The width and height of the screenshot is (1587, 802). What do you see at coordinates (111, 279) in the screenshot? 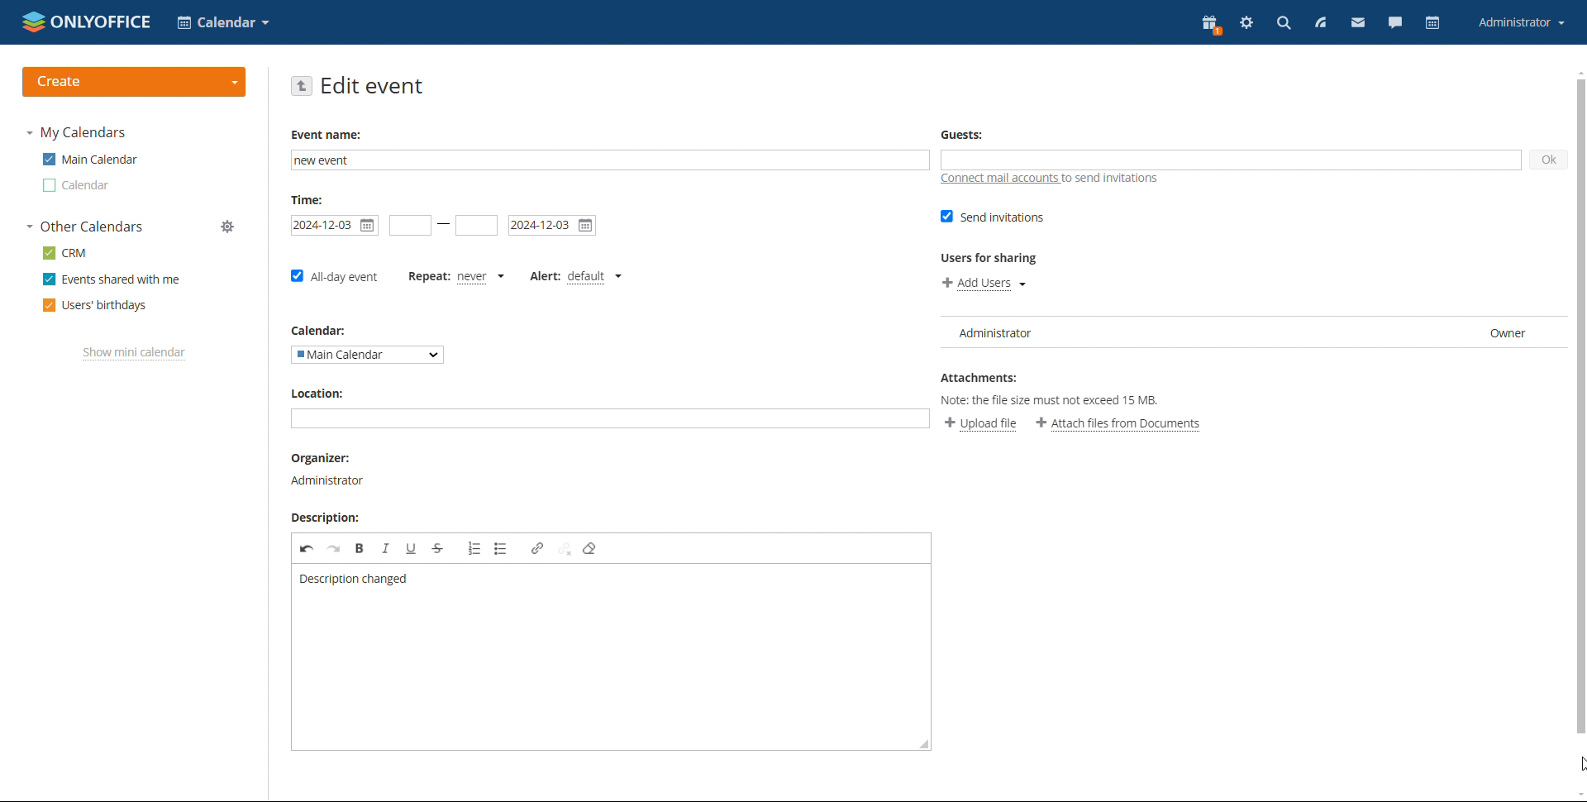
I see `events shared with me` at bounding box center [111, 279].